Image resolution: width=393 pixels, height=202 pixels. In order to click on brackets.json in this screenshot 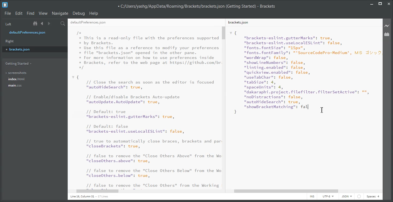, I will do `click(34, 49)`.